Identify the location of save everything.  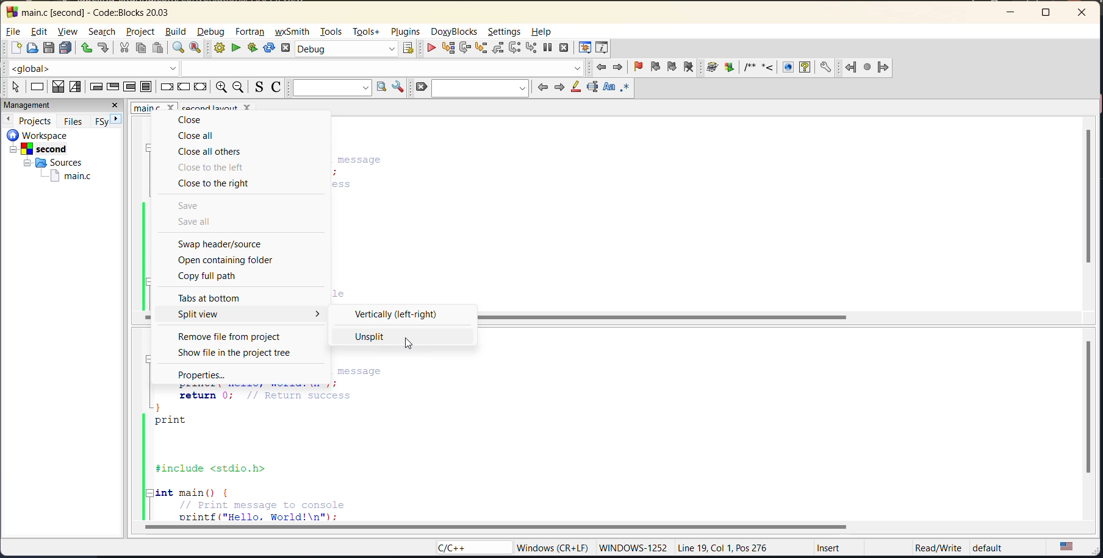
(64, 48).